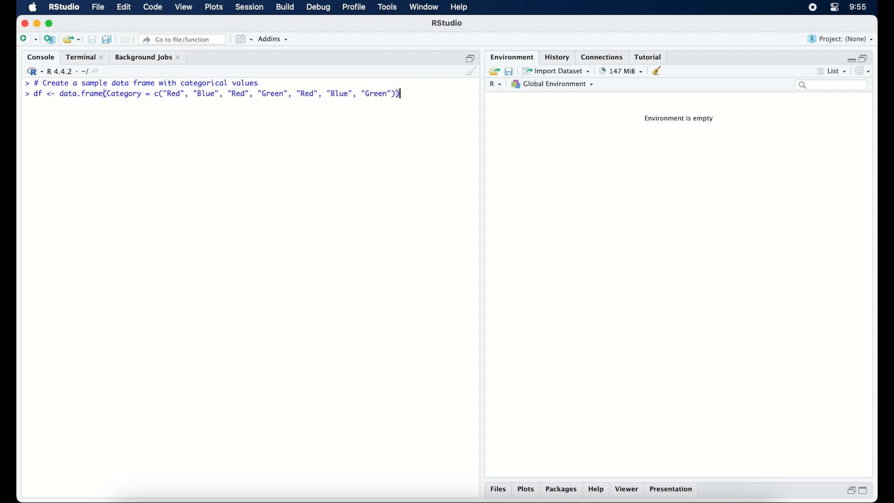 The height and width of the screenshot is (503, 894). Describe the element at coordinates (597, 490) in the screenshot. I see `help` at that location.